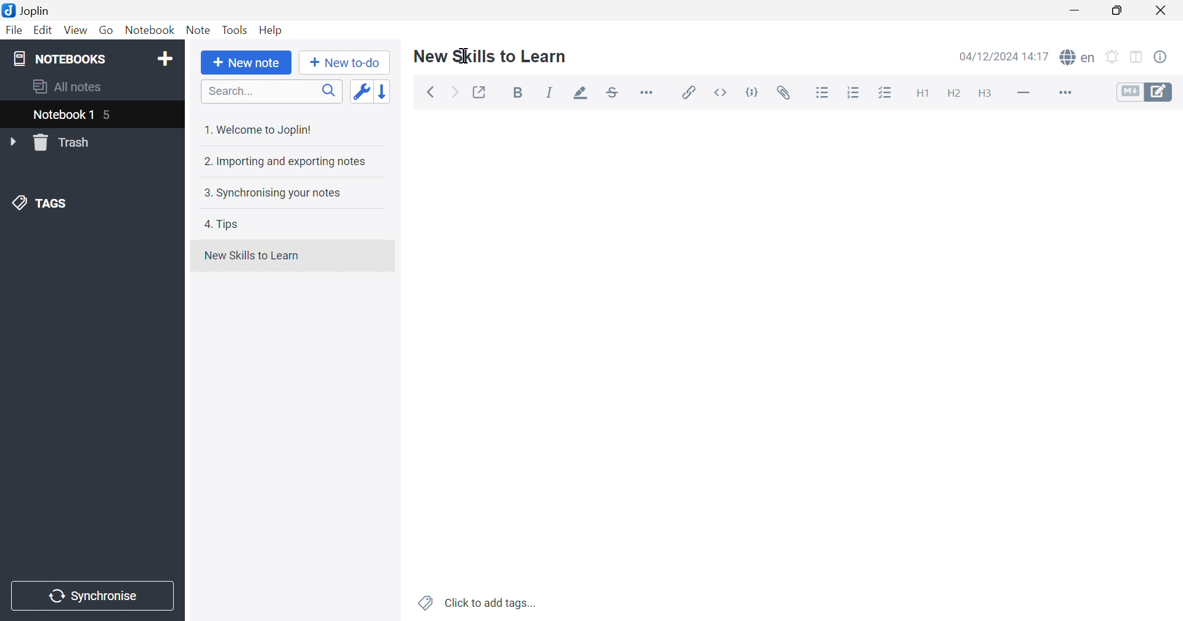  What do you see at coordinates (784, 93) in the screenshot?
I see `Attach file` at bounding box center [784, 93].